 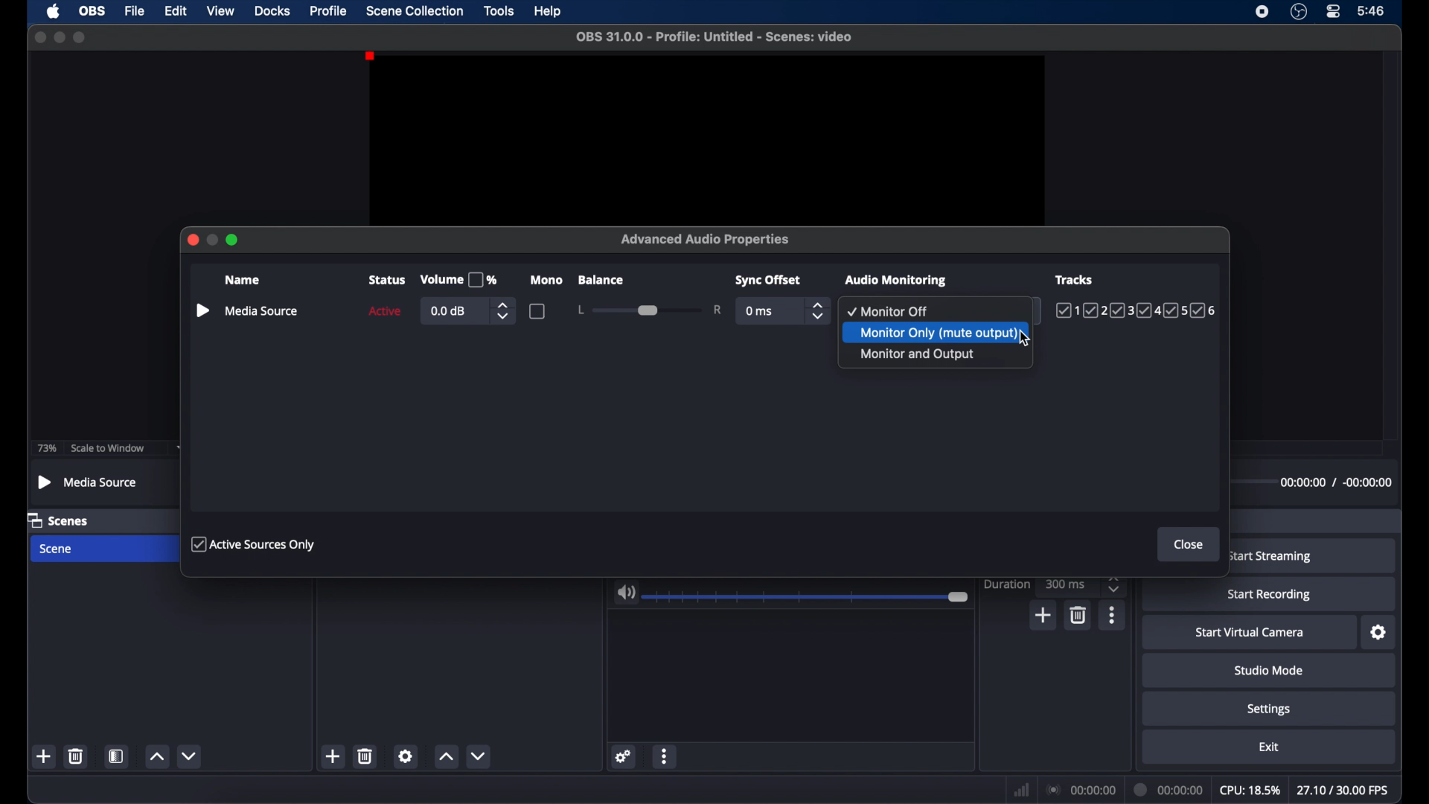 I want to click on volume, so click(x=458, y=280).